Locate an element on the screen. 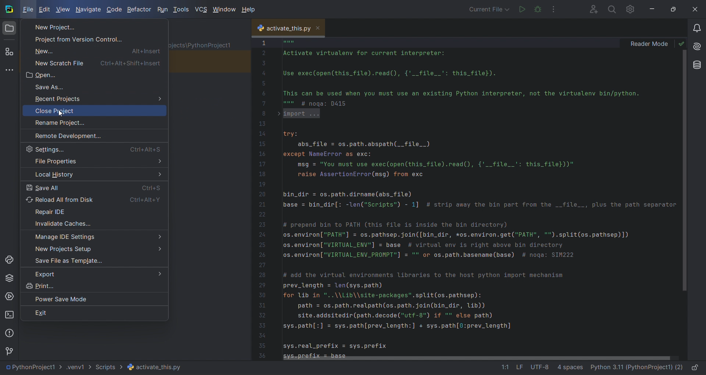 This screenshot has width=706, height=375. collab is located at coordinates (592, 8).